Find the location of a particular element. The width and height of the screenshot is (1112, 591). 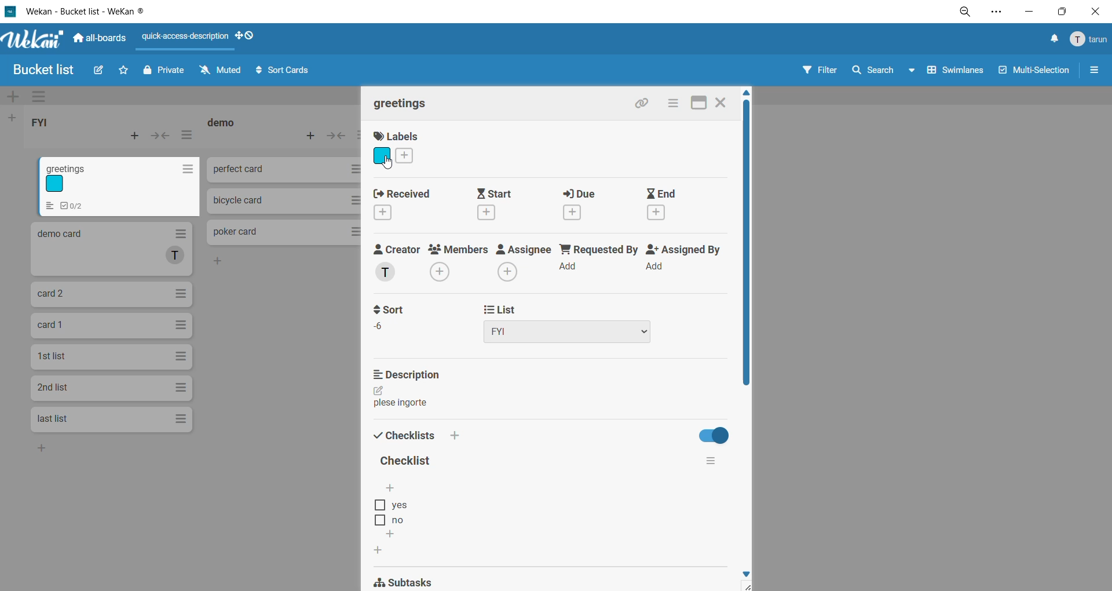

copy link is located at coordinates (646, 103).